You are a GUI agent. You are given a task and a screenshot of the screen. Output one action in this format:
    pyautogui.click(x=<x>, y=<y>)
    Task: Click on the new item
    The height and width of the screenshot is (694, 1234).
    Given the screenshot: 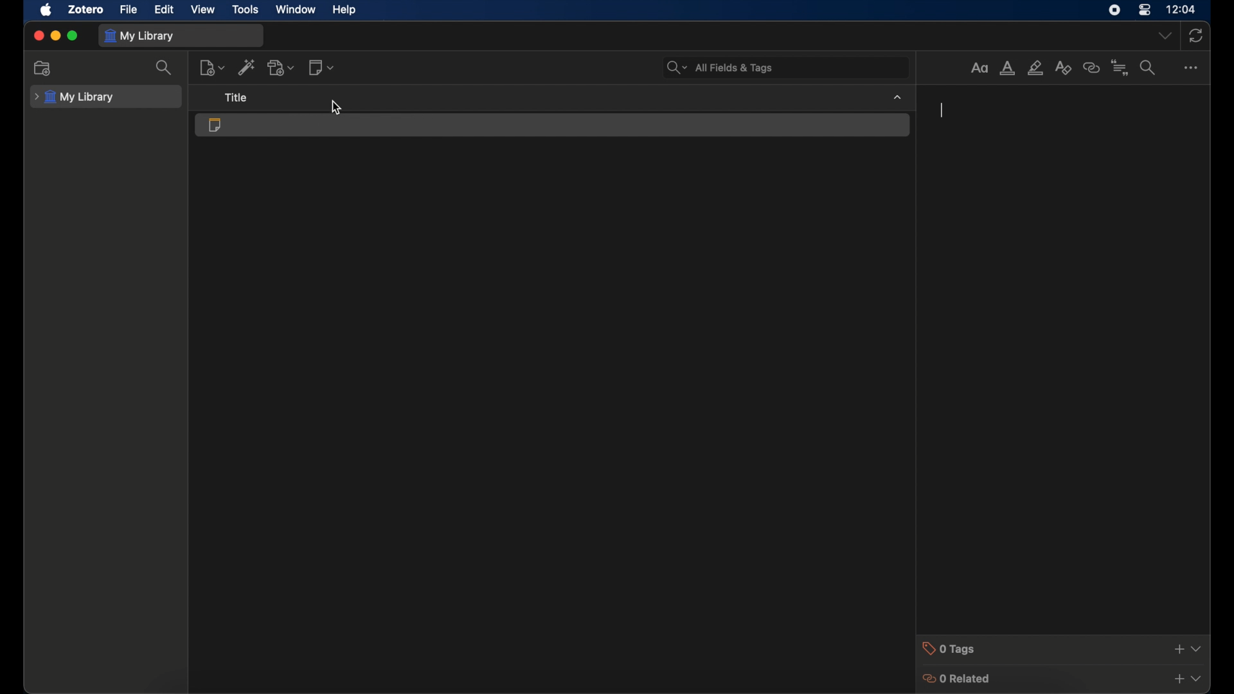 What is the action you would take?
    pyautogui.click(x=212, y=67)
    